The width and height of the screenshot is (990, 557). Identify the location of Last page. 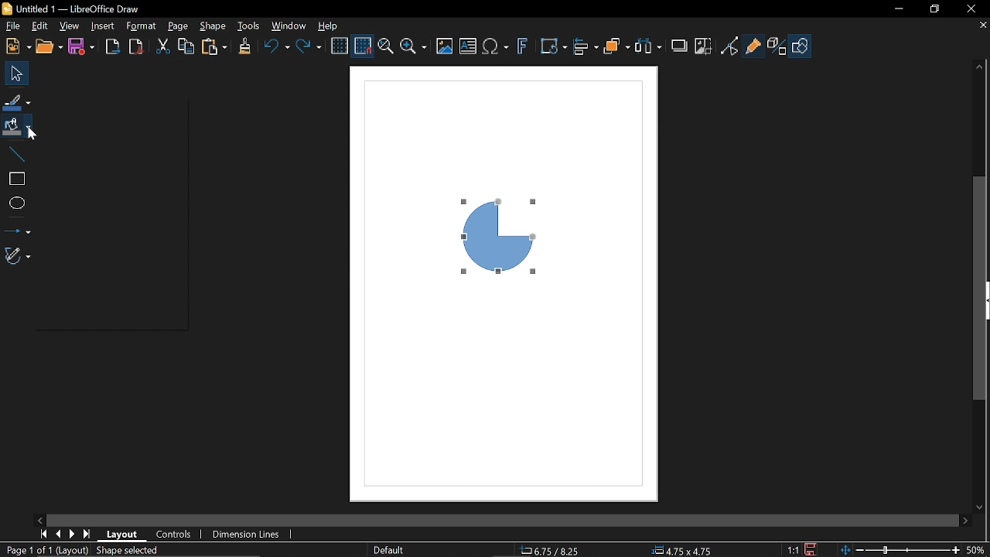
(89, 533).